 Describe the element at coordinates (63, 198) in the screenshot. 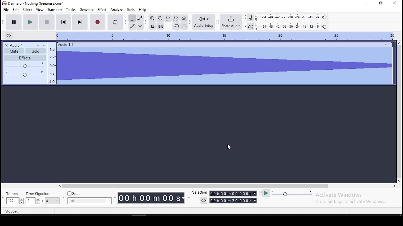

I see `show menus` at that location.